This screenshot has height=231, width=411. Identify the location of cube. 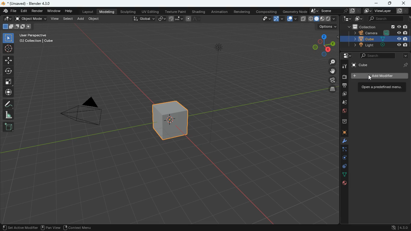
(375, 65).